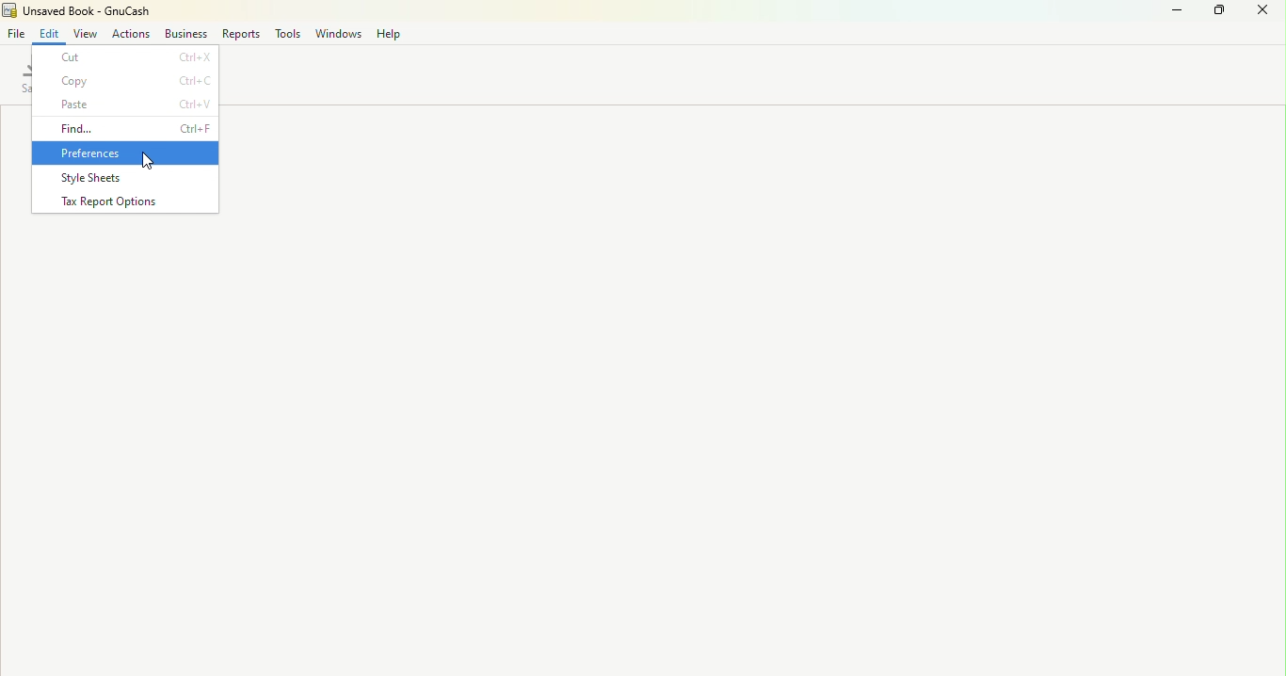 The image size is (1286, 676). Describe the element at coordinates (128, 36) in the screenshot. I see `Actions` at that location.